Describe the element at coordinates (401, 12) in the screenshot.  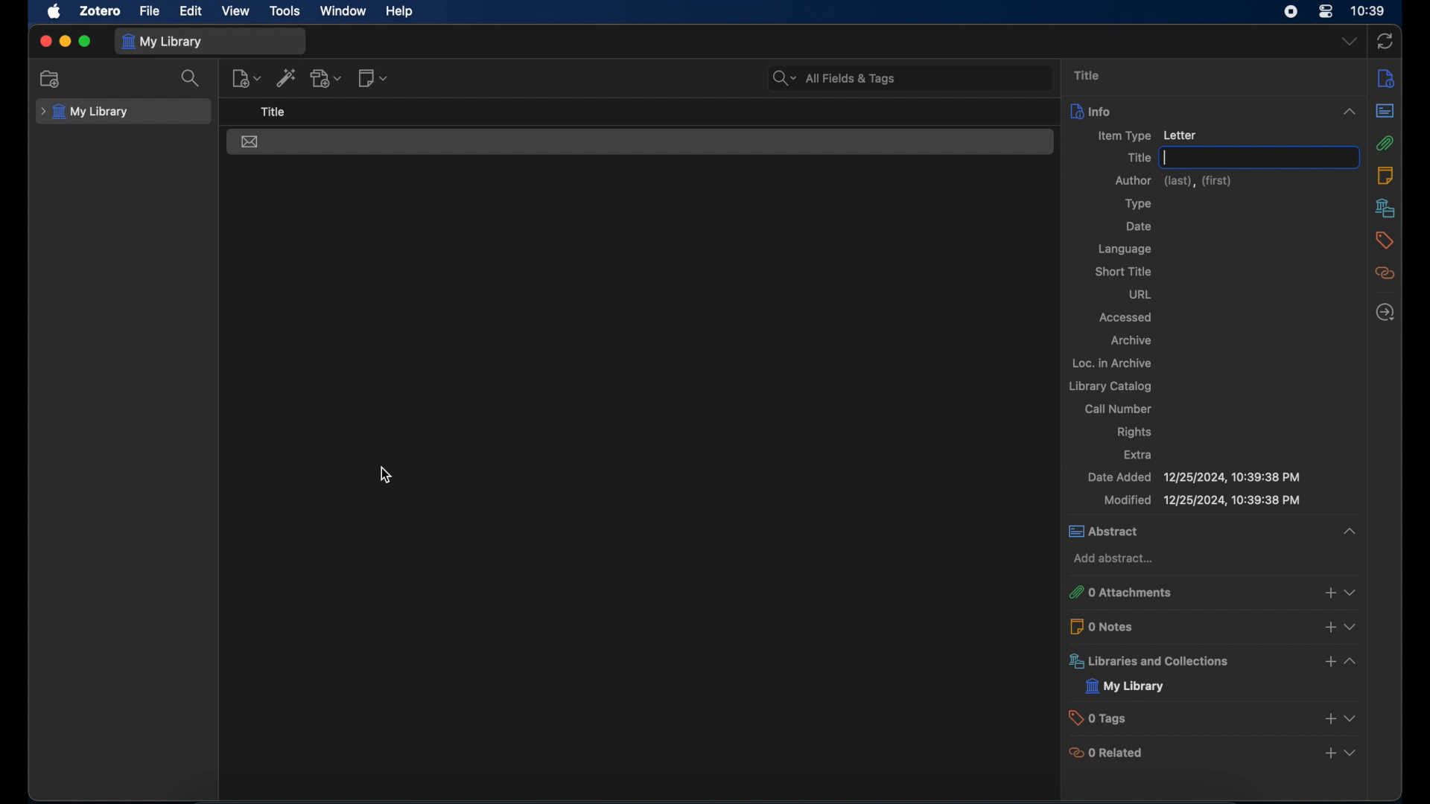
I see `help` at that location.